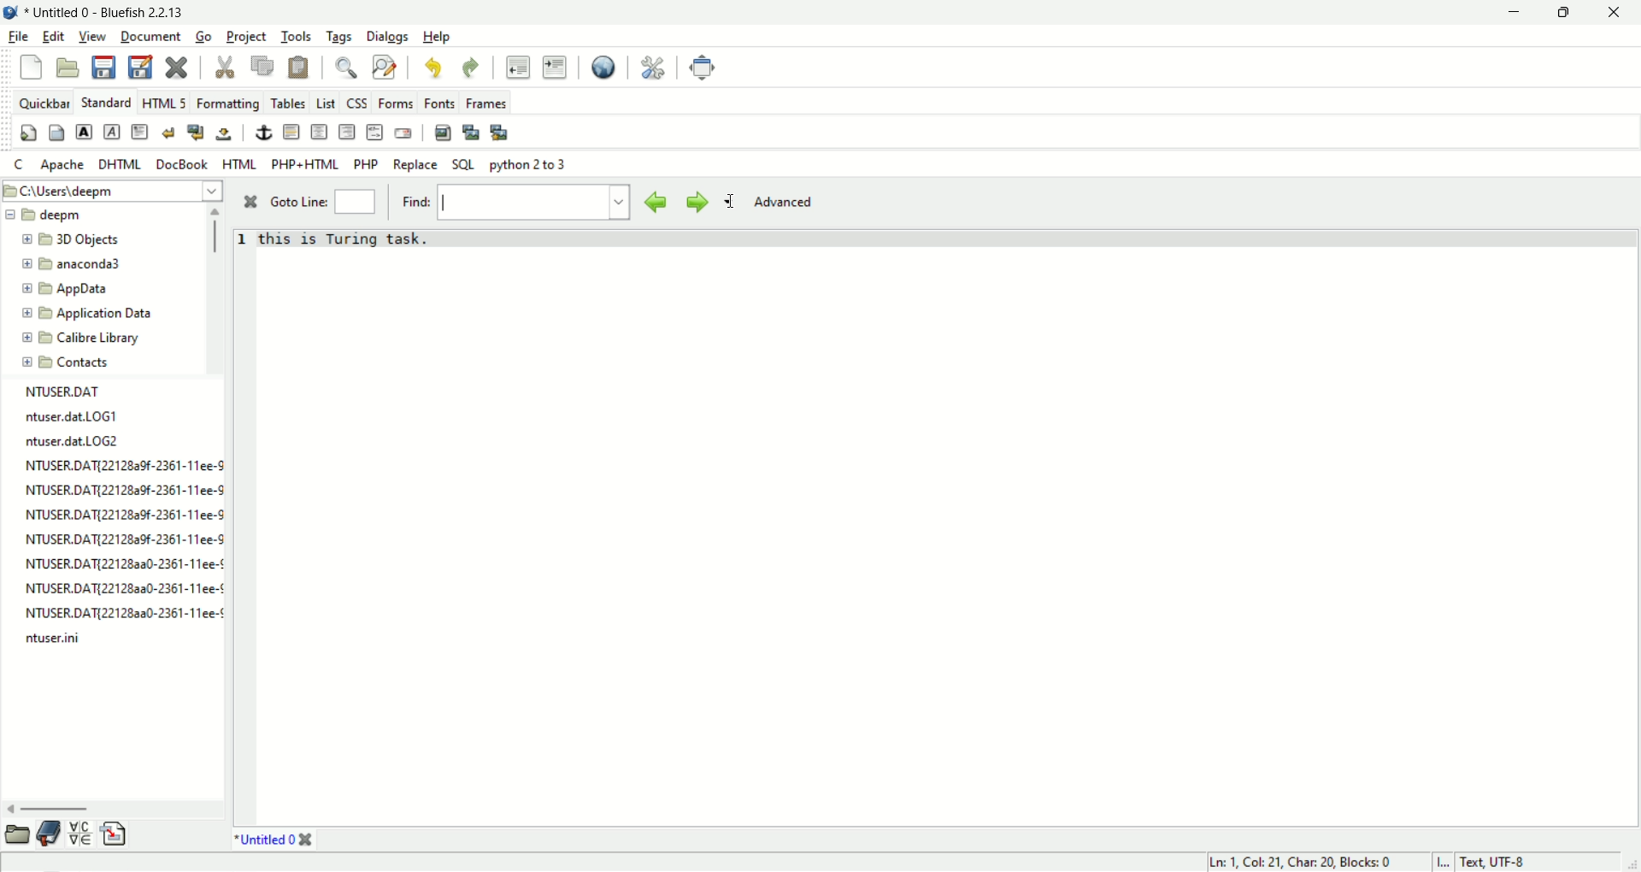 The width and height of the screenshot is (1641, 872). I want to click on AppData, so click(75, 290).